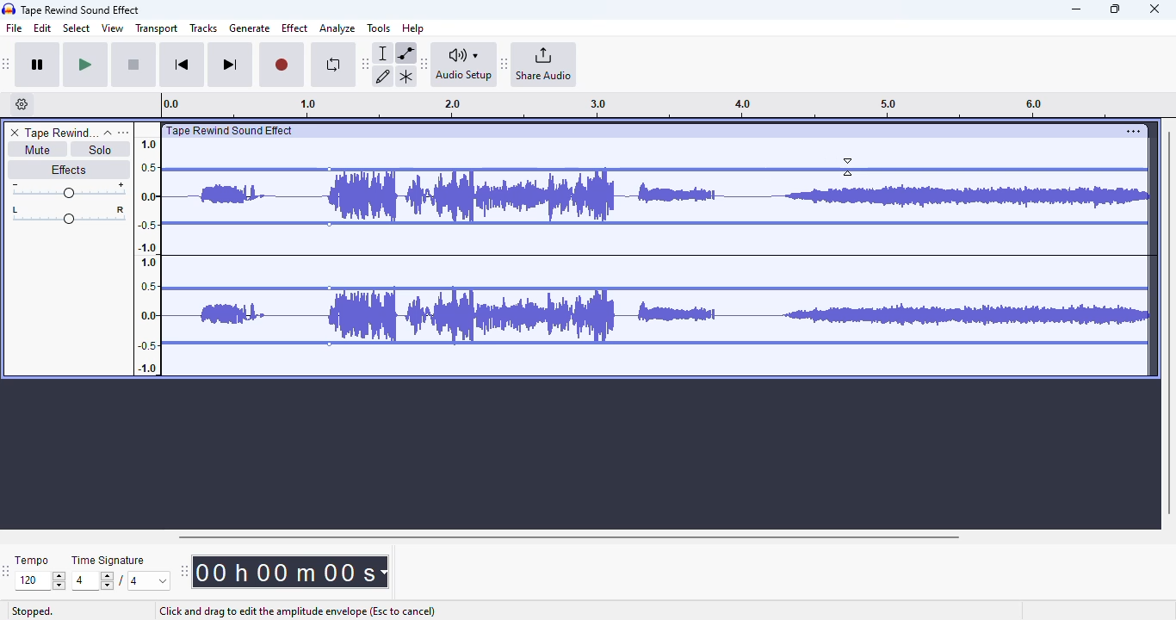 Image resolution: width=1176 pixels, height=620 pixels. Describe the element at coordinates (464, 64) in the screenshot. I see `audio setup` at that location.